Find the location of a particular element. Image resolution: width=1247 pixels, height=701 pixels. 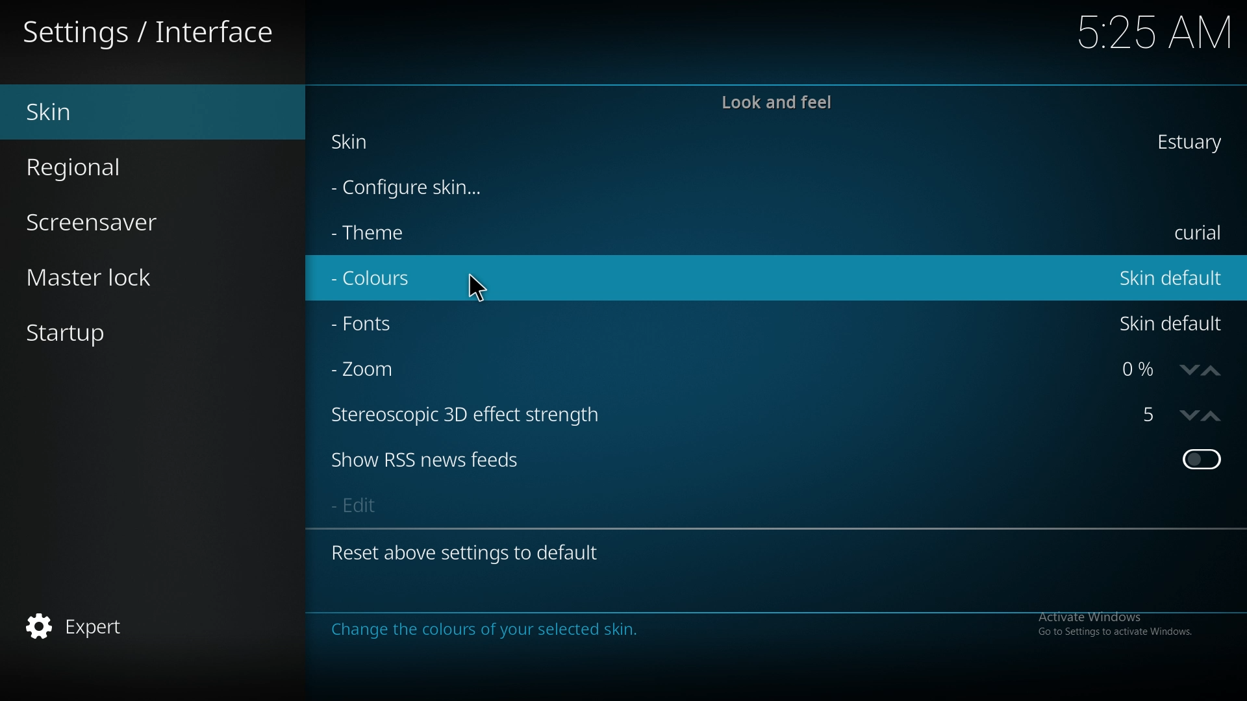

edit is located at coordinates (388, 505).